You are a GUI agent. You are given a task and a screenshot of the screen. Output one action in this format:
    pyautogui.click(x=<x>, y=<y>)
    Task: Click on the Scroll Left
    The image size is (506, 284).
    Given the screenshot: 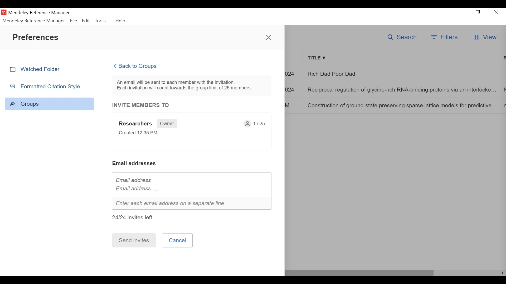 What is the action you would take?
    pyautogui.click(x=503, y=273)
    